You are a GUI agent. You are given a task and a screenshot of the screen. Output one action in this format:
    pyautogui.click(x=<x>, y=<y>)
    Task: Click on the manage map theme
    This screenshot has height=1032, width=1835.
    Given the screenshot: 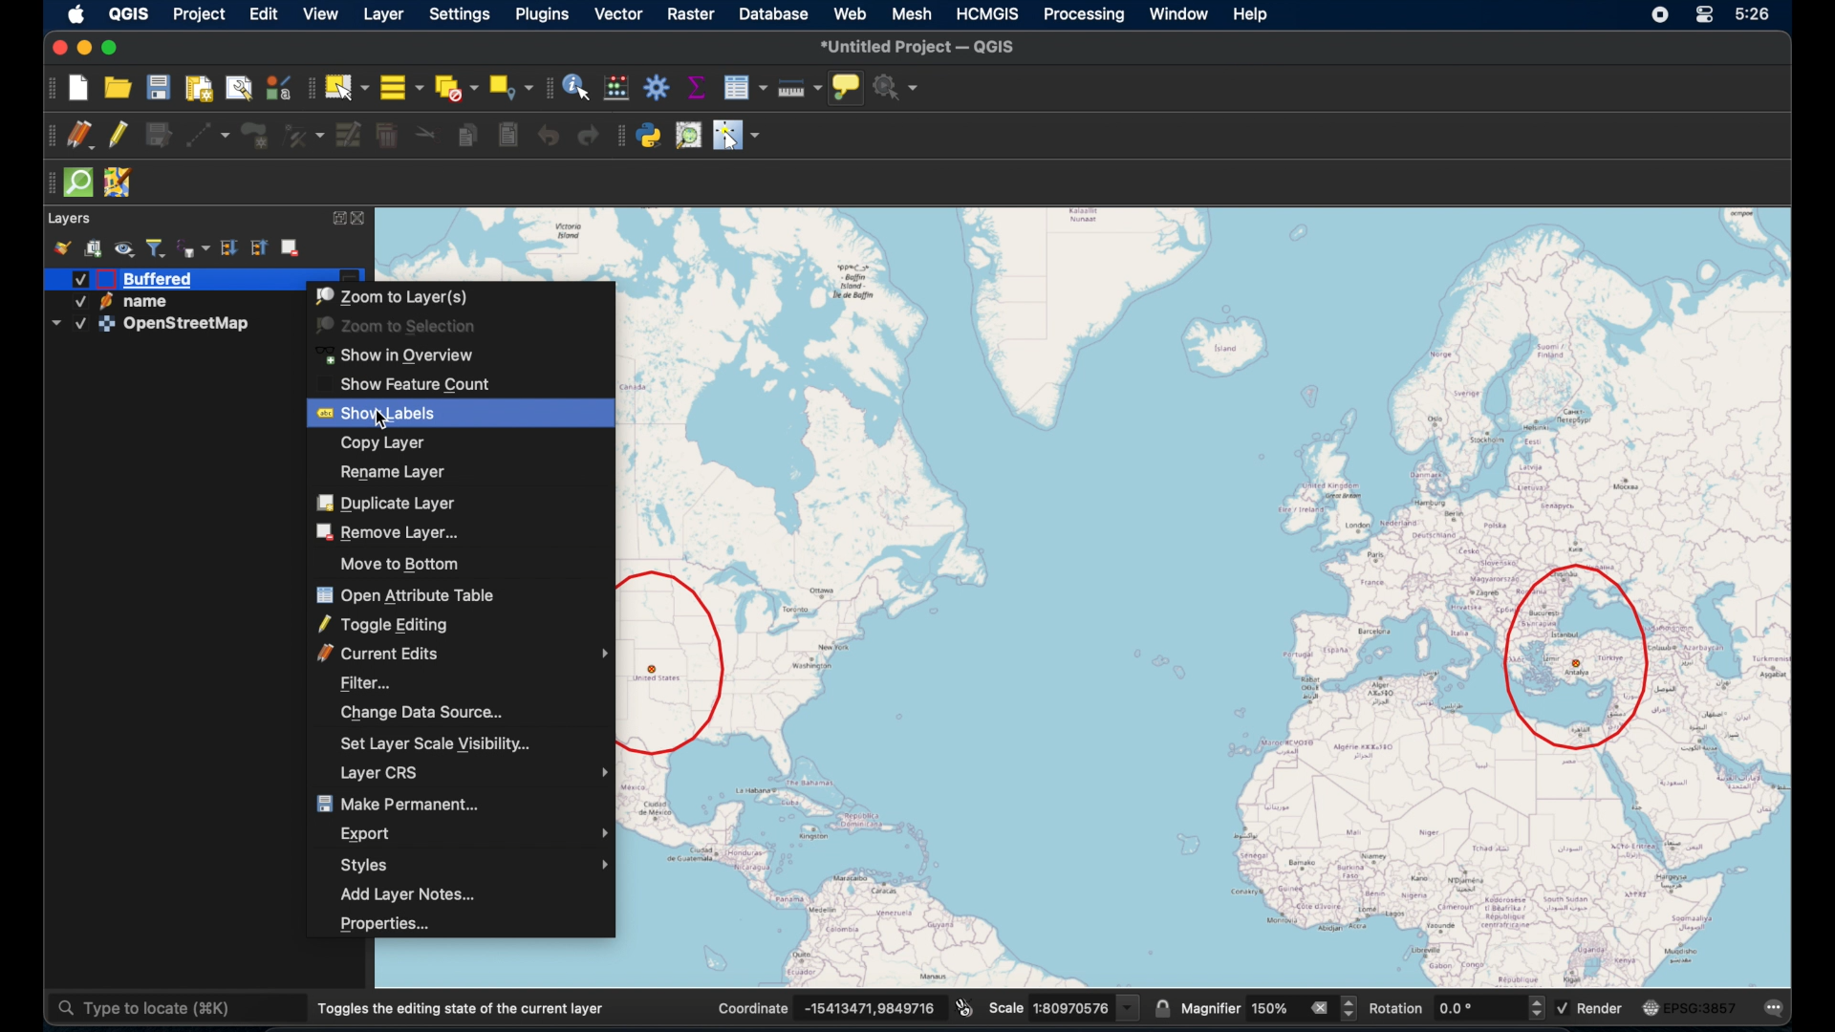 What is the action you would take?
    pyautogui.click(x=123, y=248)
    